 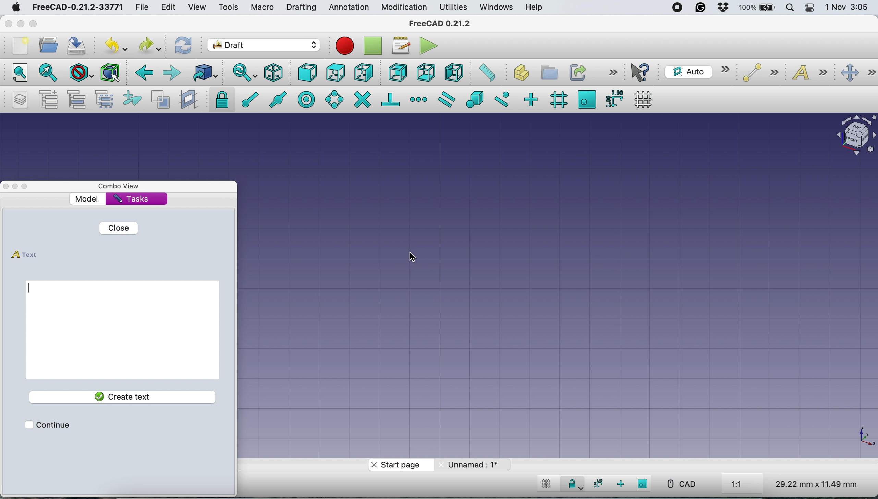 What do you see at coordinates (334, 98) in the screenshot?
I see `snap angel` at bounding box center [334, 98].